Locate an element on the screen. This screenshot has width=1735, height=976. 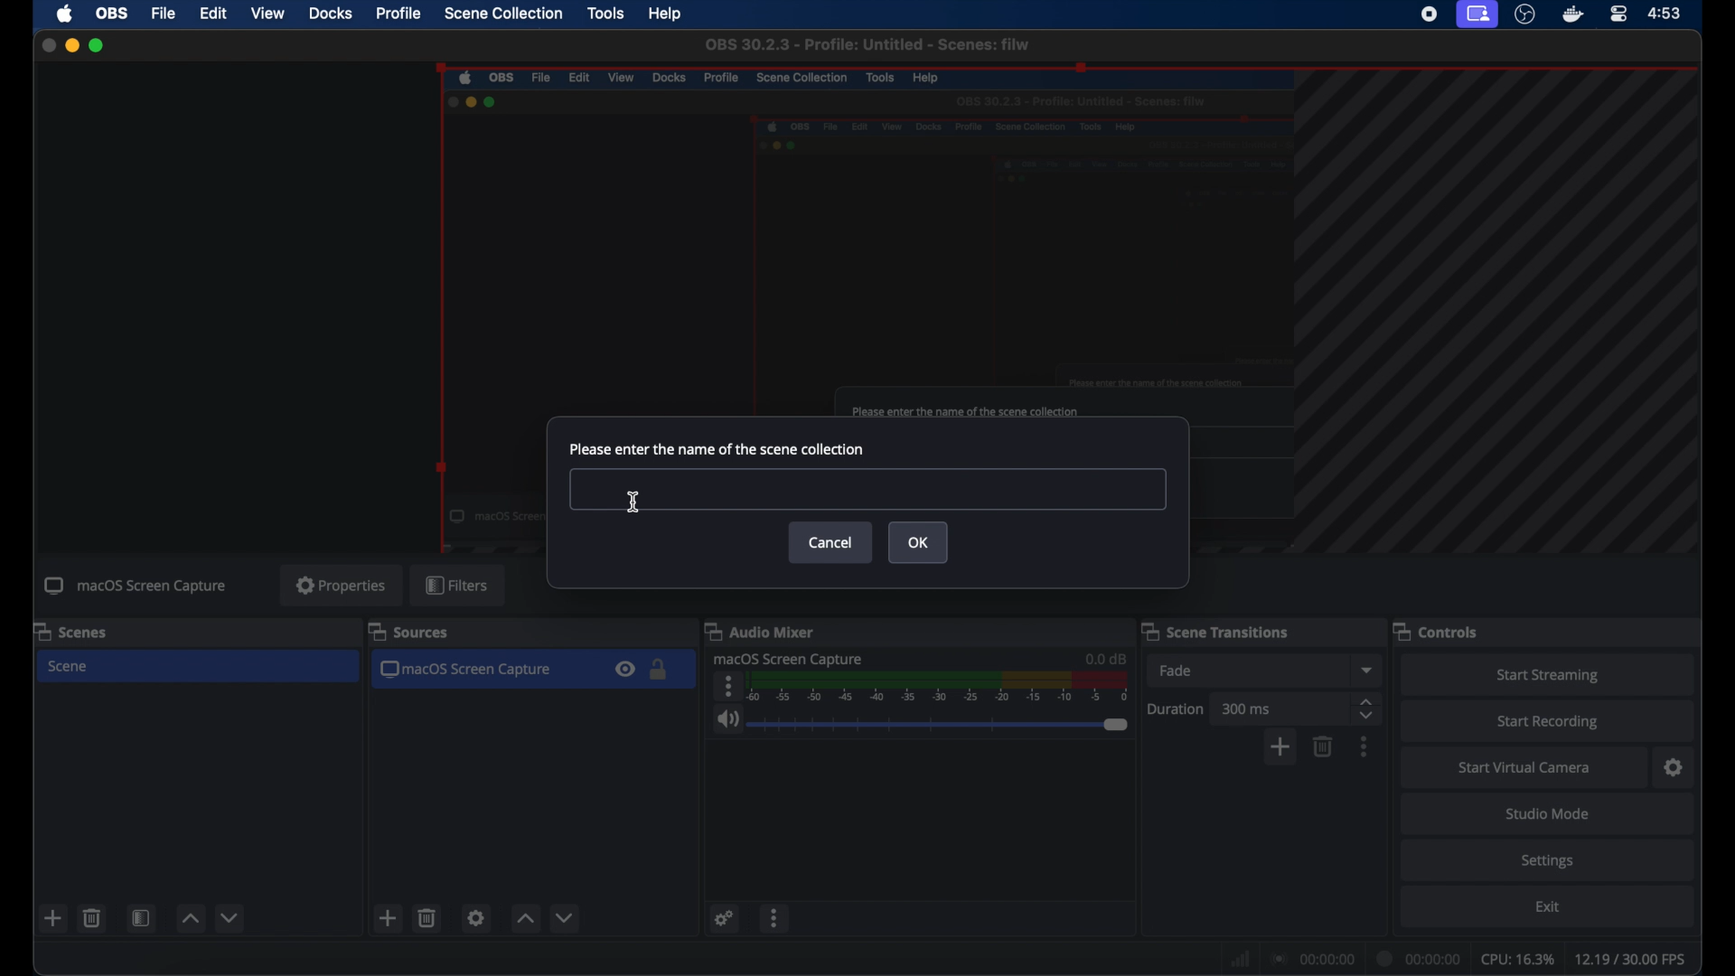
please enter the name of the scene collection is located at coordinates (717, 449).